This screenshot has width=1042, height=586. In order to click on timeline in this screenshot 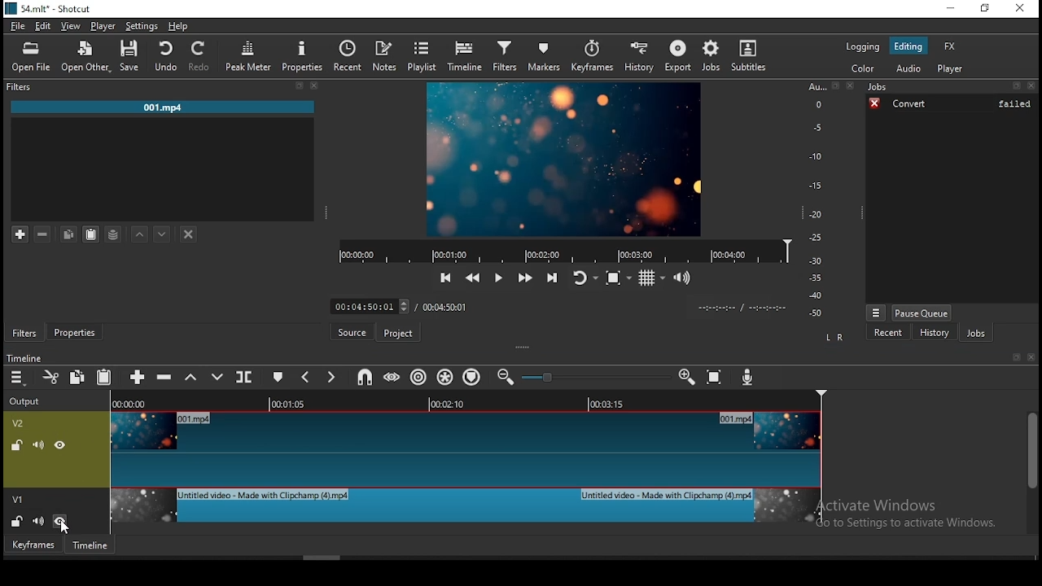, I will do `click(24, 359)`.